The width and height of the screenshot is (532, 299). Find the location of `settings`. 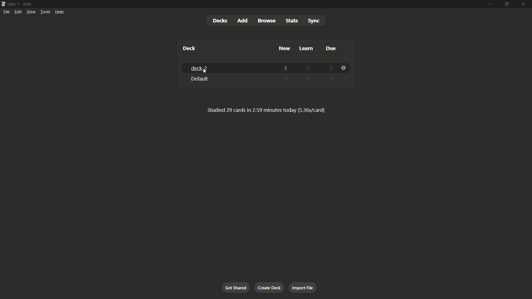

settings is located at coordinates (344, 68).